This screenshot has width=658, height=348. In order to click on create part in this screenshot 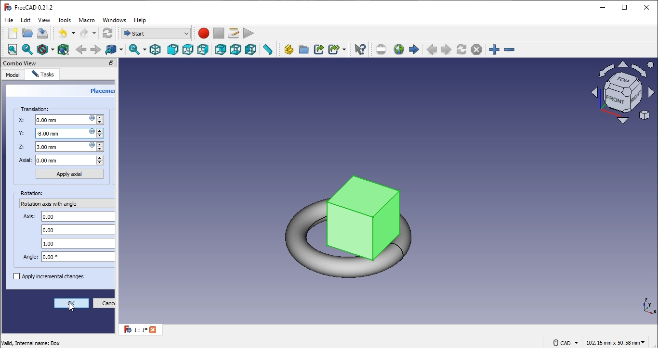, I will do `click(288, 50)`.